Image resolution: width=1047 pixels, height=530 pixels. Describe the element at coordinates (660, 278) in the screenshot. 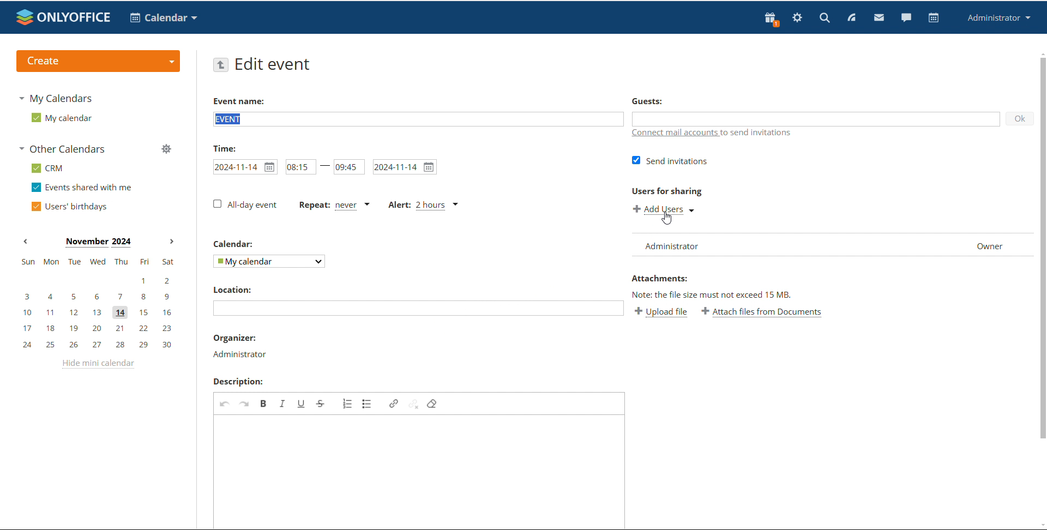

I see `Attachments` at that location.